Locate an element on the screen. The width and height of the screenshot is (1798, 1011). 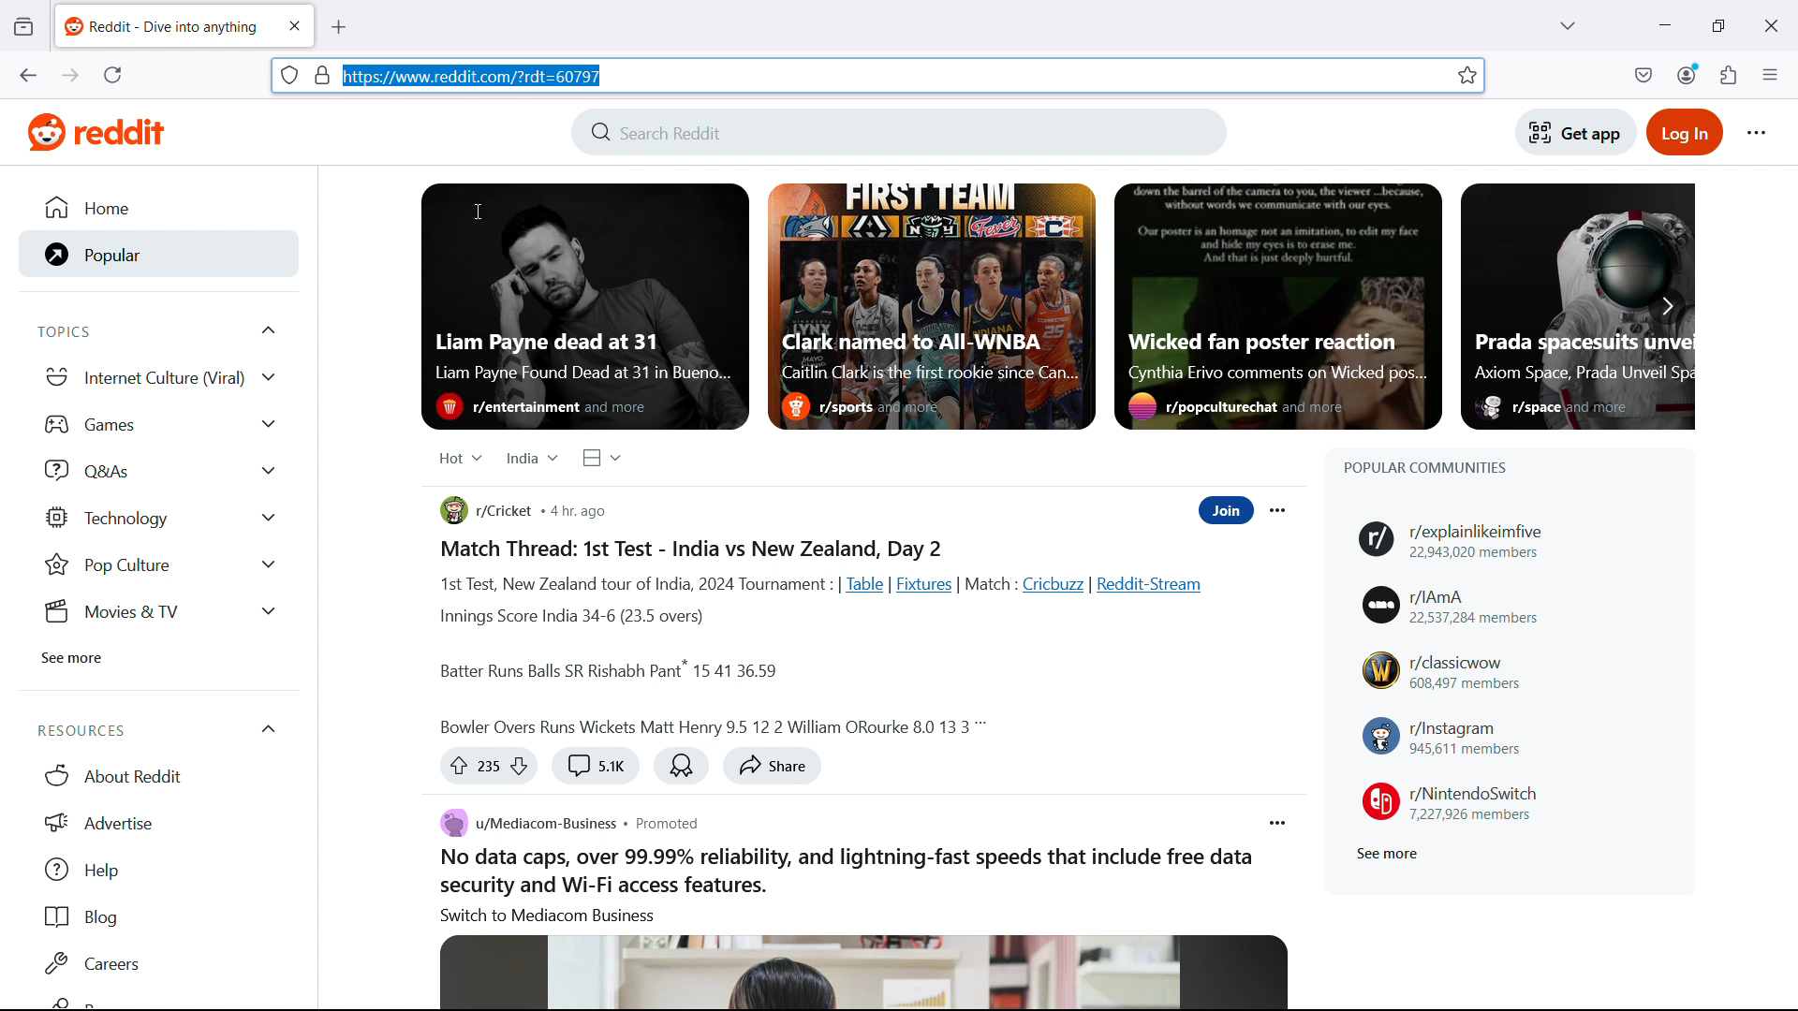
maximize is located at coordinates (1717, 23).